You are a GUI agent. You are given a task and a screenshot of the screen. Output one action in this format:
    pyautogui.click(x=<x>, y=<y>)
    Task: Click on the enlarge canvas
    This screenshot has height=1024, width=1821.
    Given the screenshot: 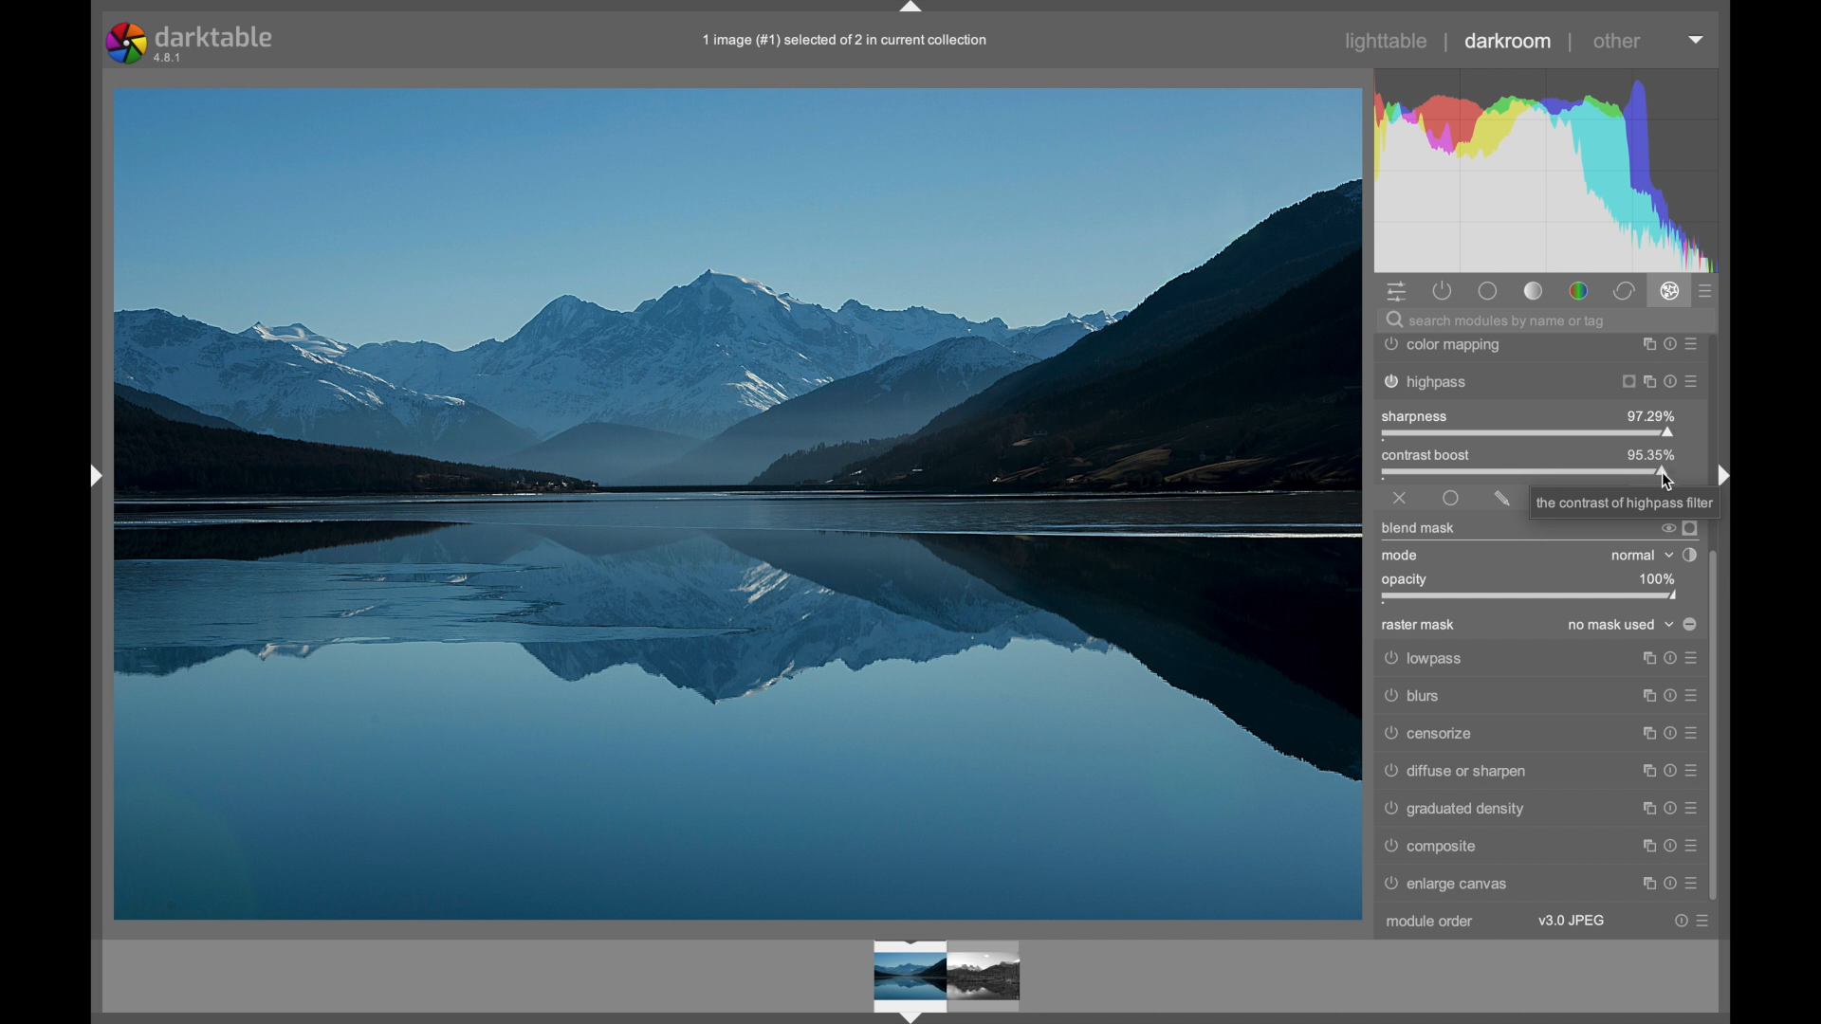 What is the action you would take?
    pyautogui.click(x=1449, y=885)
    